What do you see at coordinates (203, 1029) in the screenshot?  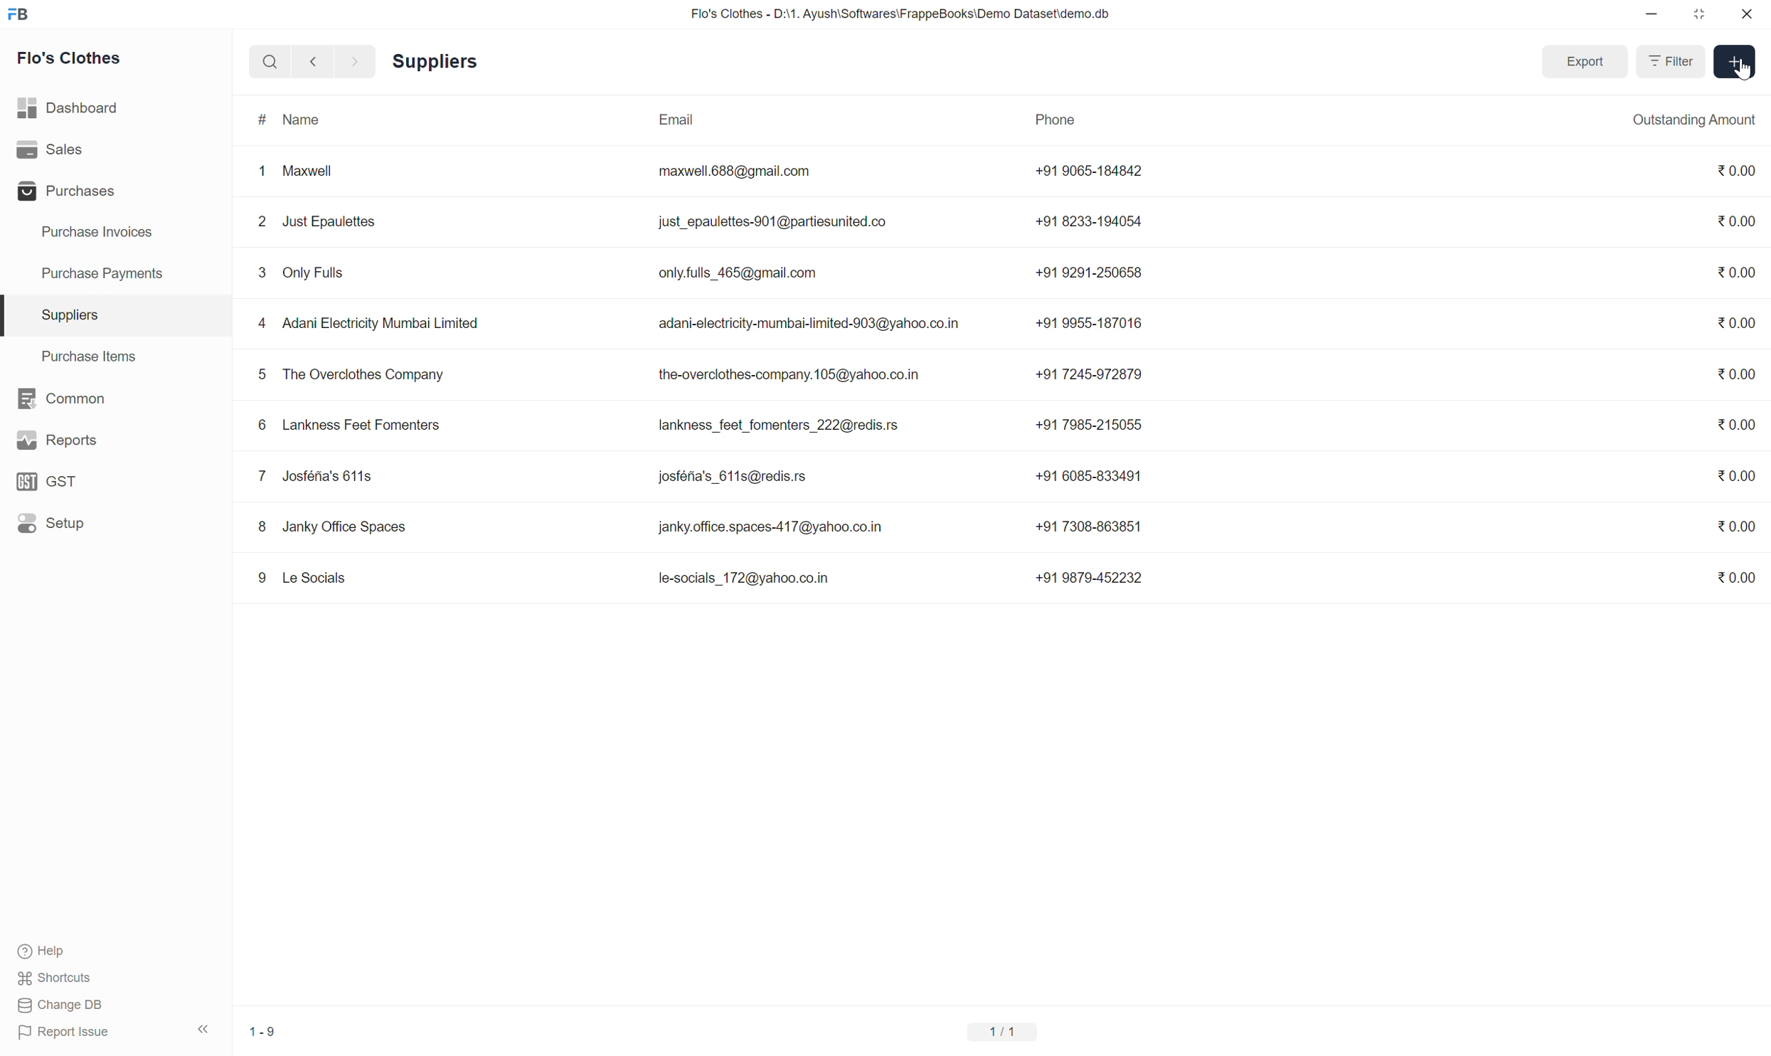 I see `Collapse sidebar` at bounding box center [203, 1029].